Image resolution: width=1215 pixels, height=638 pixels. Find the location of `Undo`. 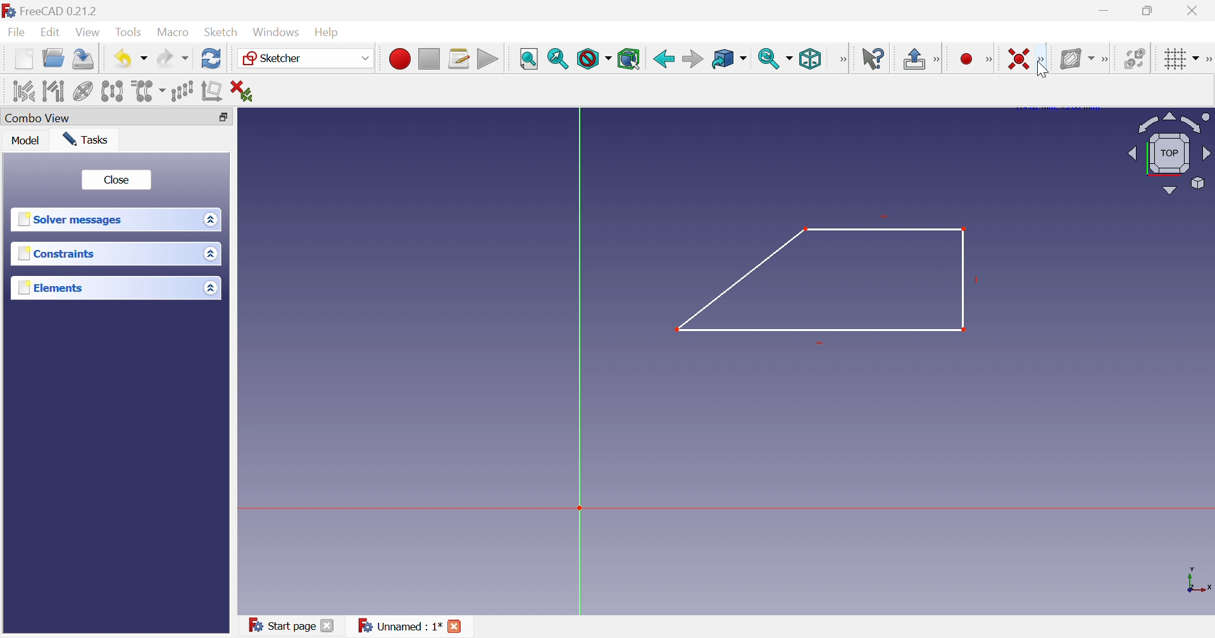

Undo is located at coordinates (120, 58).